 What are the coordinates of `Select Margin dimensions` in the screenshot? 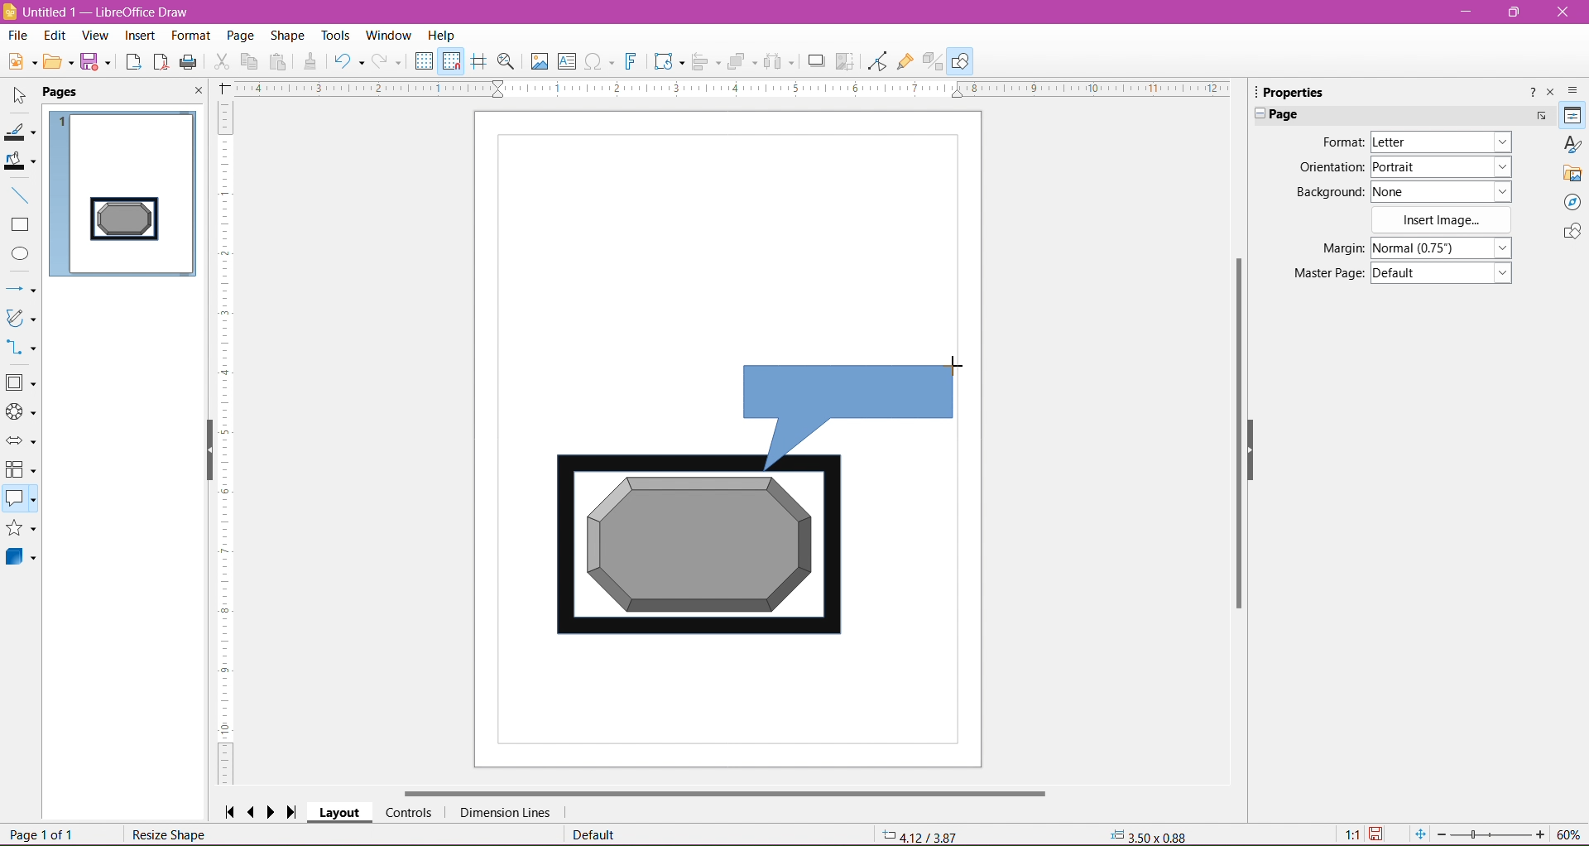 It's located at (1440, 248).